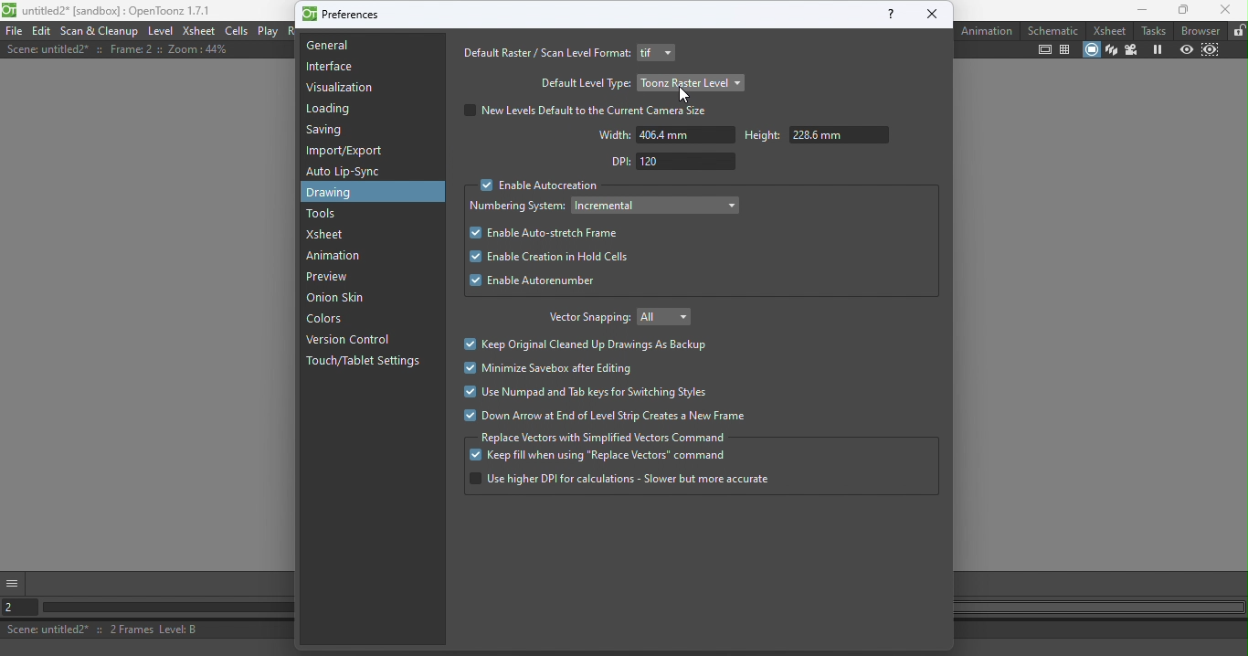  What do you see at coordinates (330, 321) in the screenshot?
I see `colors` at bounding box center [330, 321].